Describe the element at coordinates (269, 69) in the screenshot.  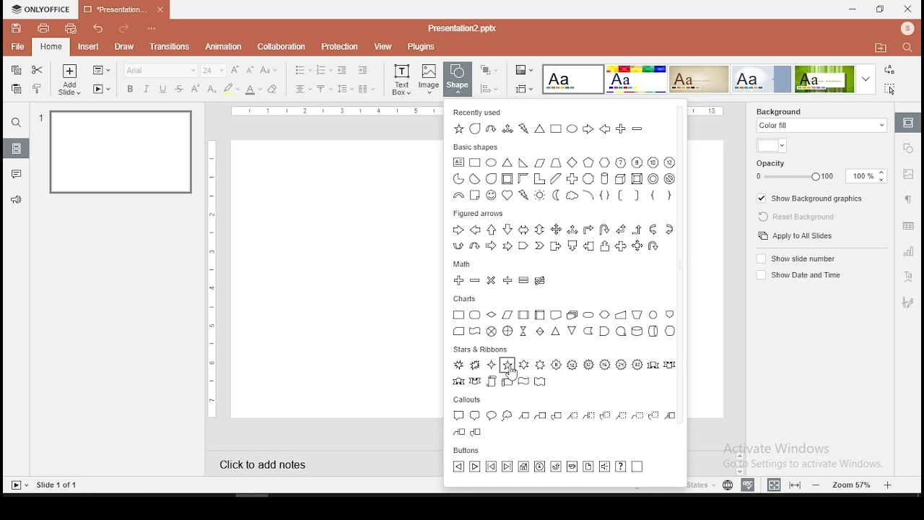
I see `change case` at that location.